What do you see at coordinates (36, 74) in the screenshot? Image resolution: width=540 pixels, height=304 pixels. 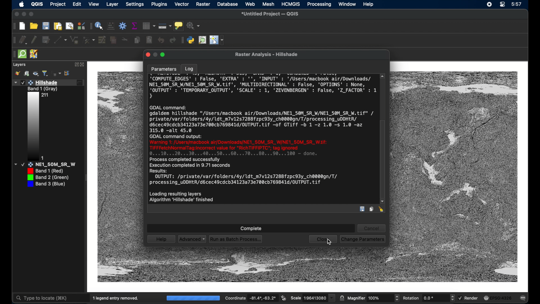 I see `manage map theme` at bounding box center [36, 74].